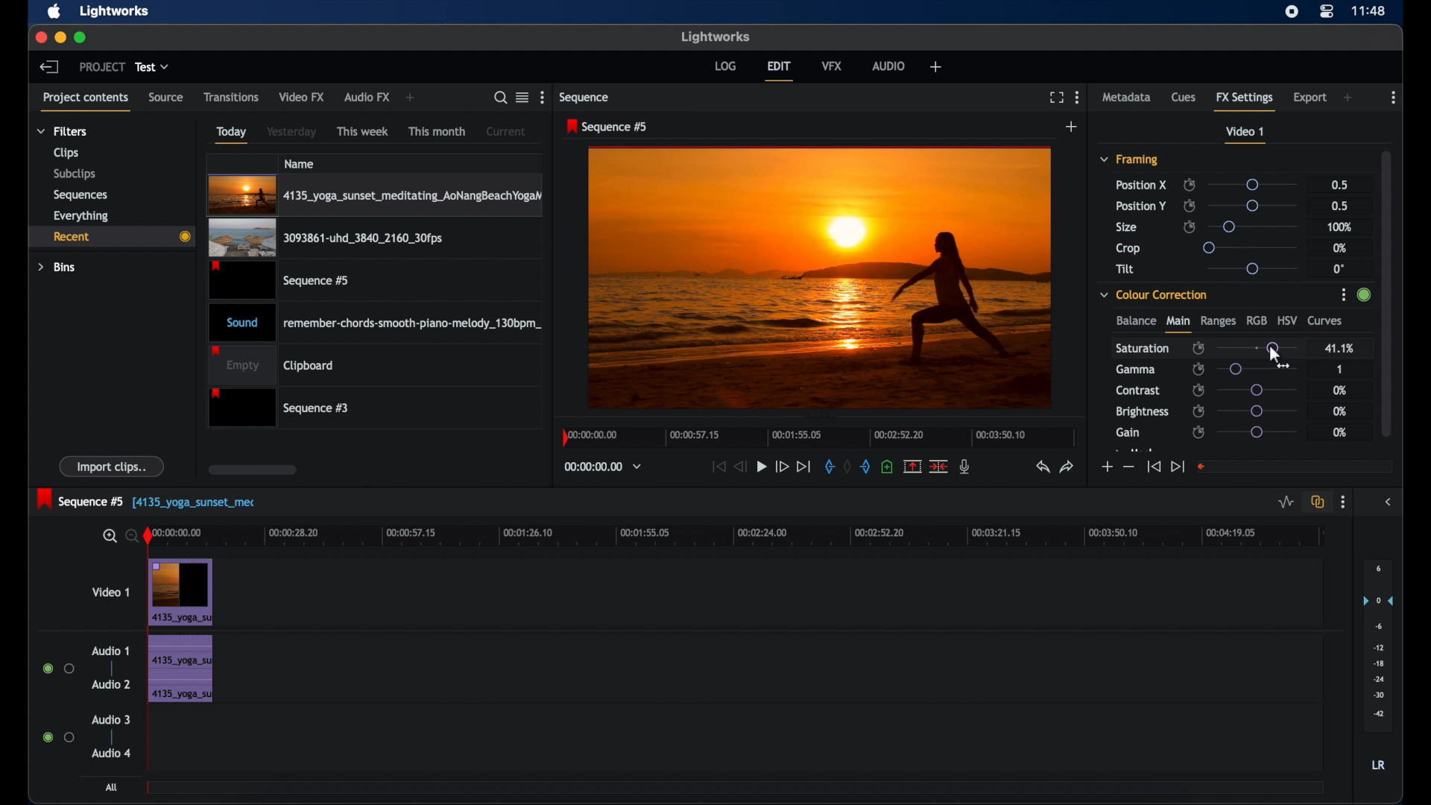 Image resolution: width=1431 pixels, height=805 pixels. I want to click on audio 4, so click(110, 752).